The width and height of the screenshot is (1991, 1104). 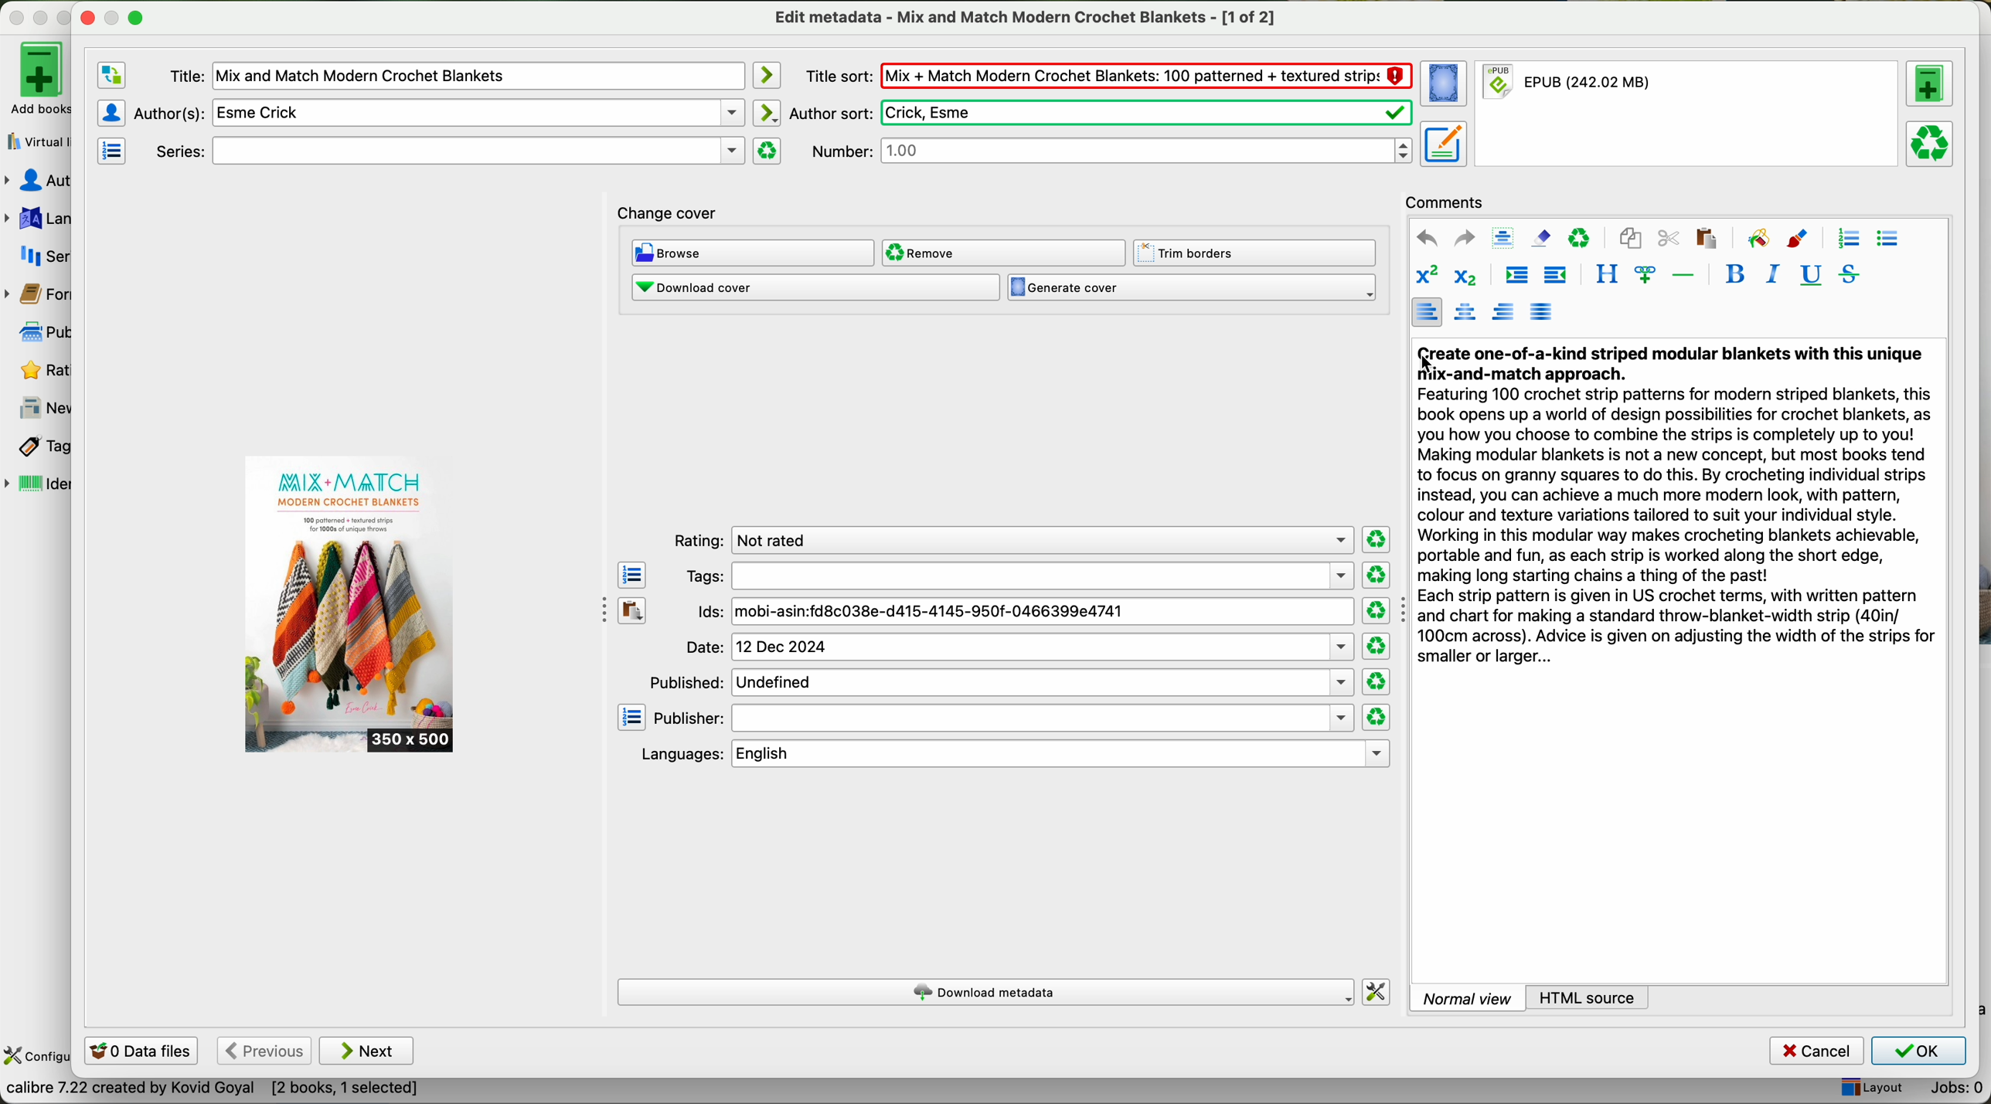 I want to click on ordered list, so click(x=1846, y=239).